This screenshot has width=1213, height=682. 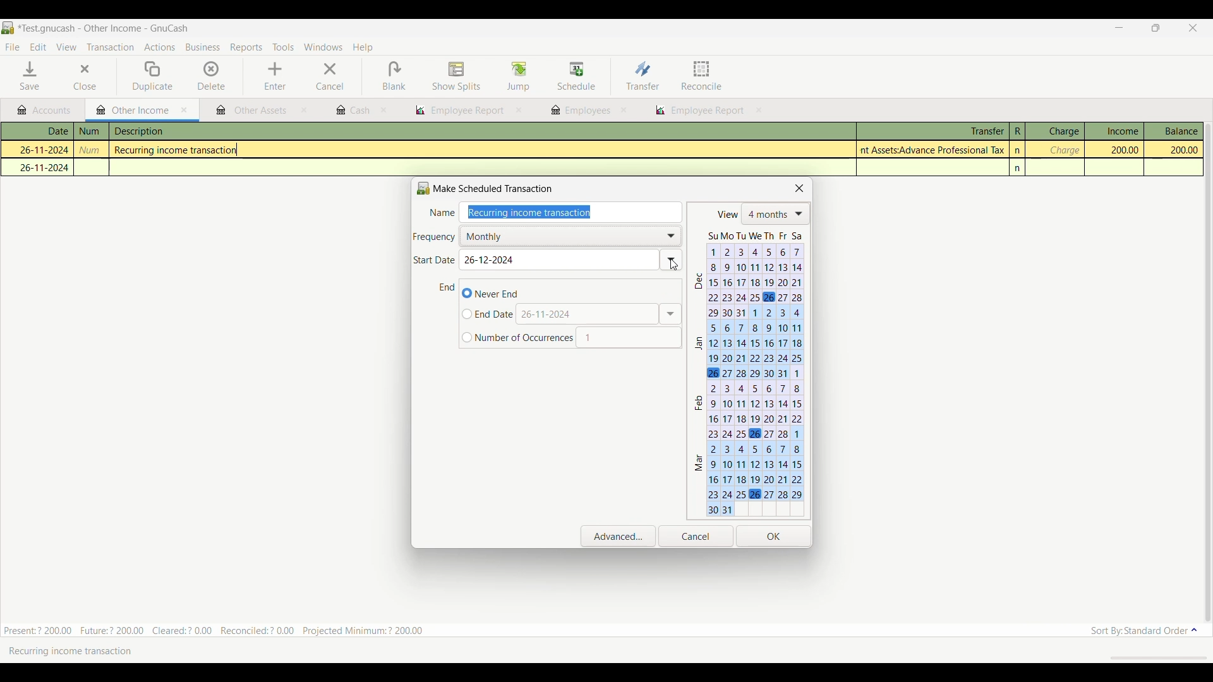 What do you see at coordinates (12, 47) in the screenshot?
I see `File menu` at bounding box center [12, 47].